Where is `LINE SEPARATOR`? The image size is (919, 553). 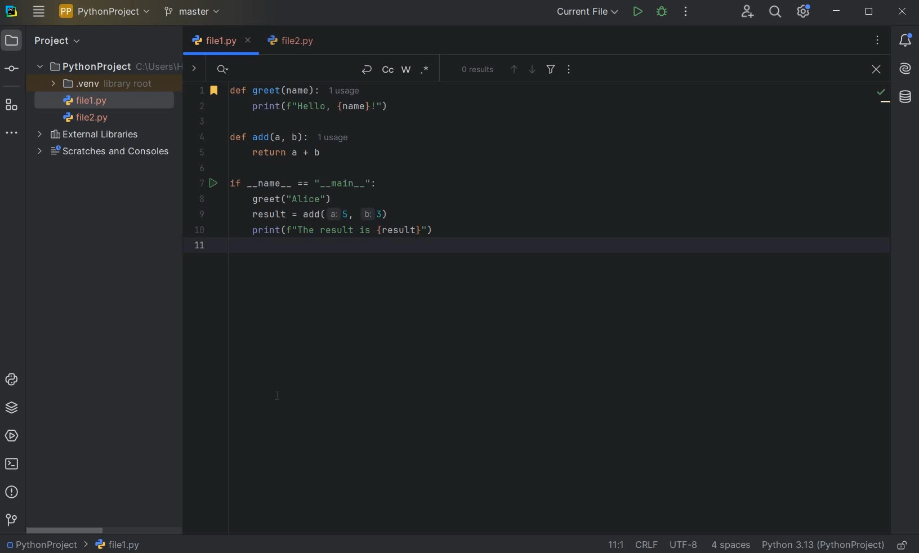
LINE SEPARATOR is located at coordinates (646, 544).